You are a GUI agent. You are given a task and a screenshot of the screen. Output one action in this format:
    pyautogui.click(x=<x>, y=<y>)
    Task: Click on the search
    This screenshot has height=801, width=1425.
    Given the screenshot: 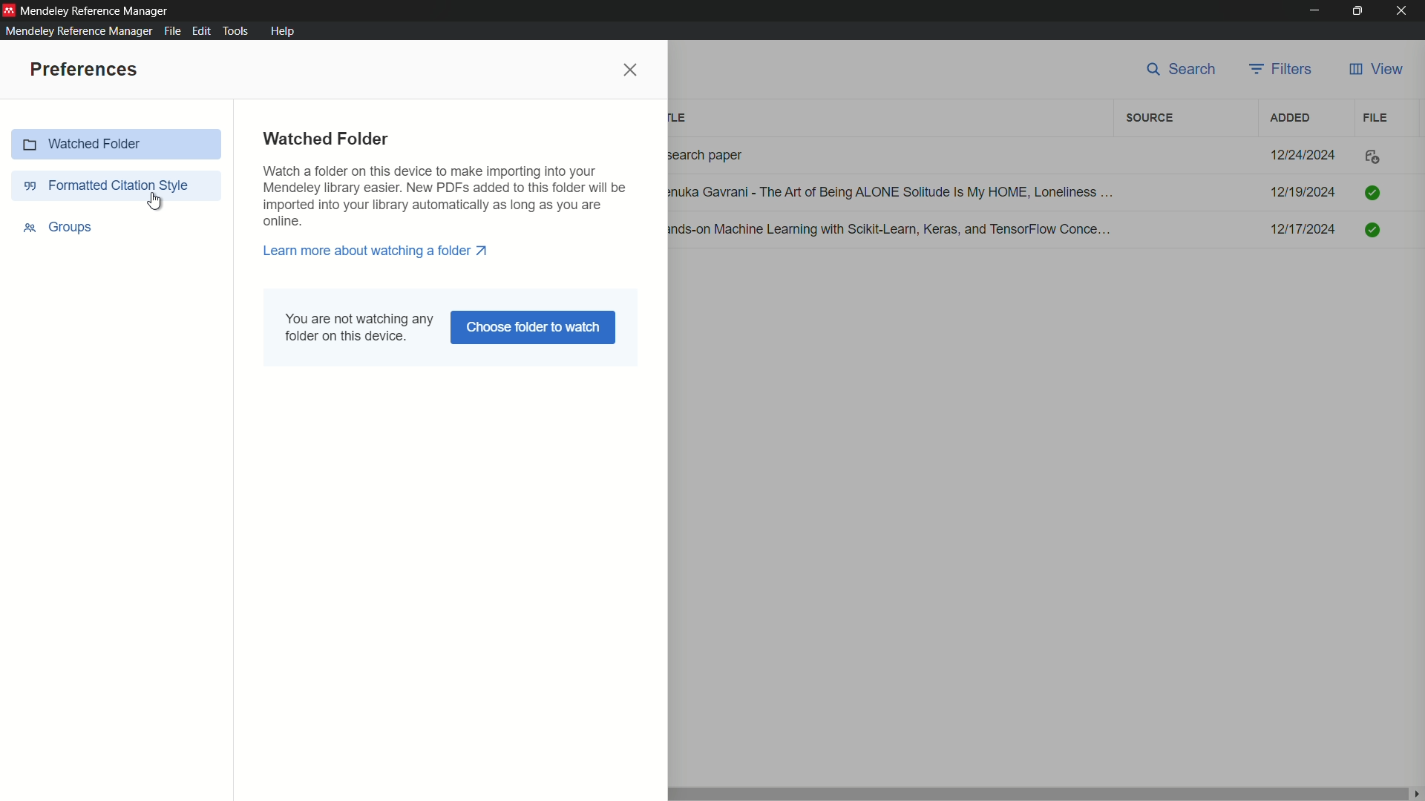 What is the action you would take?
    pyautogui.click(x=1183, y=70)
    